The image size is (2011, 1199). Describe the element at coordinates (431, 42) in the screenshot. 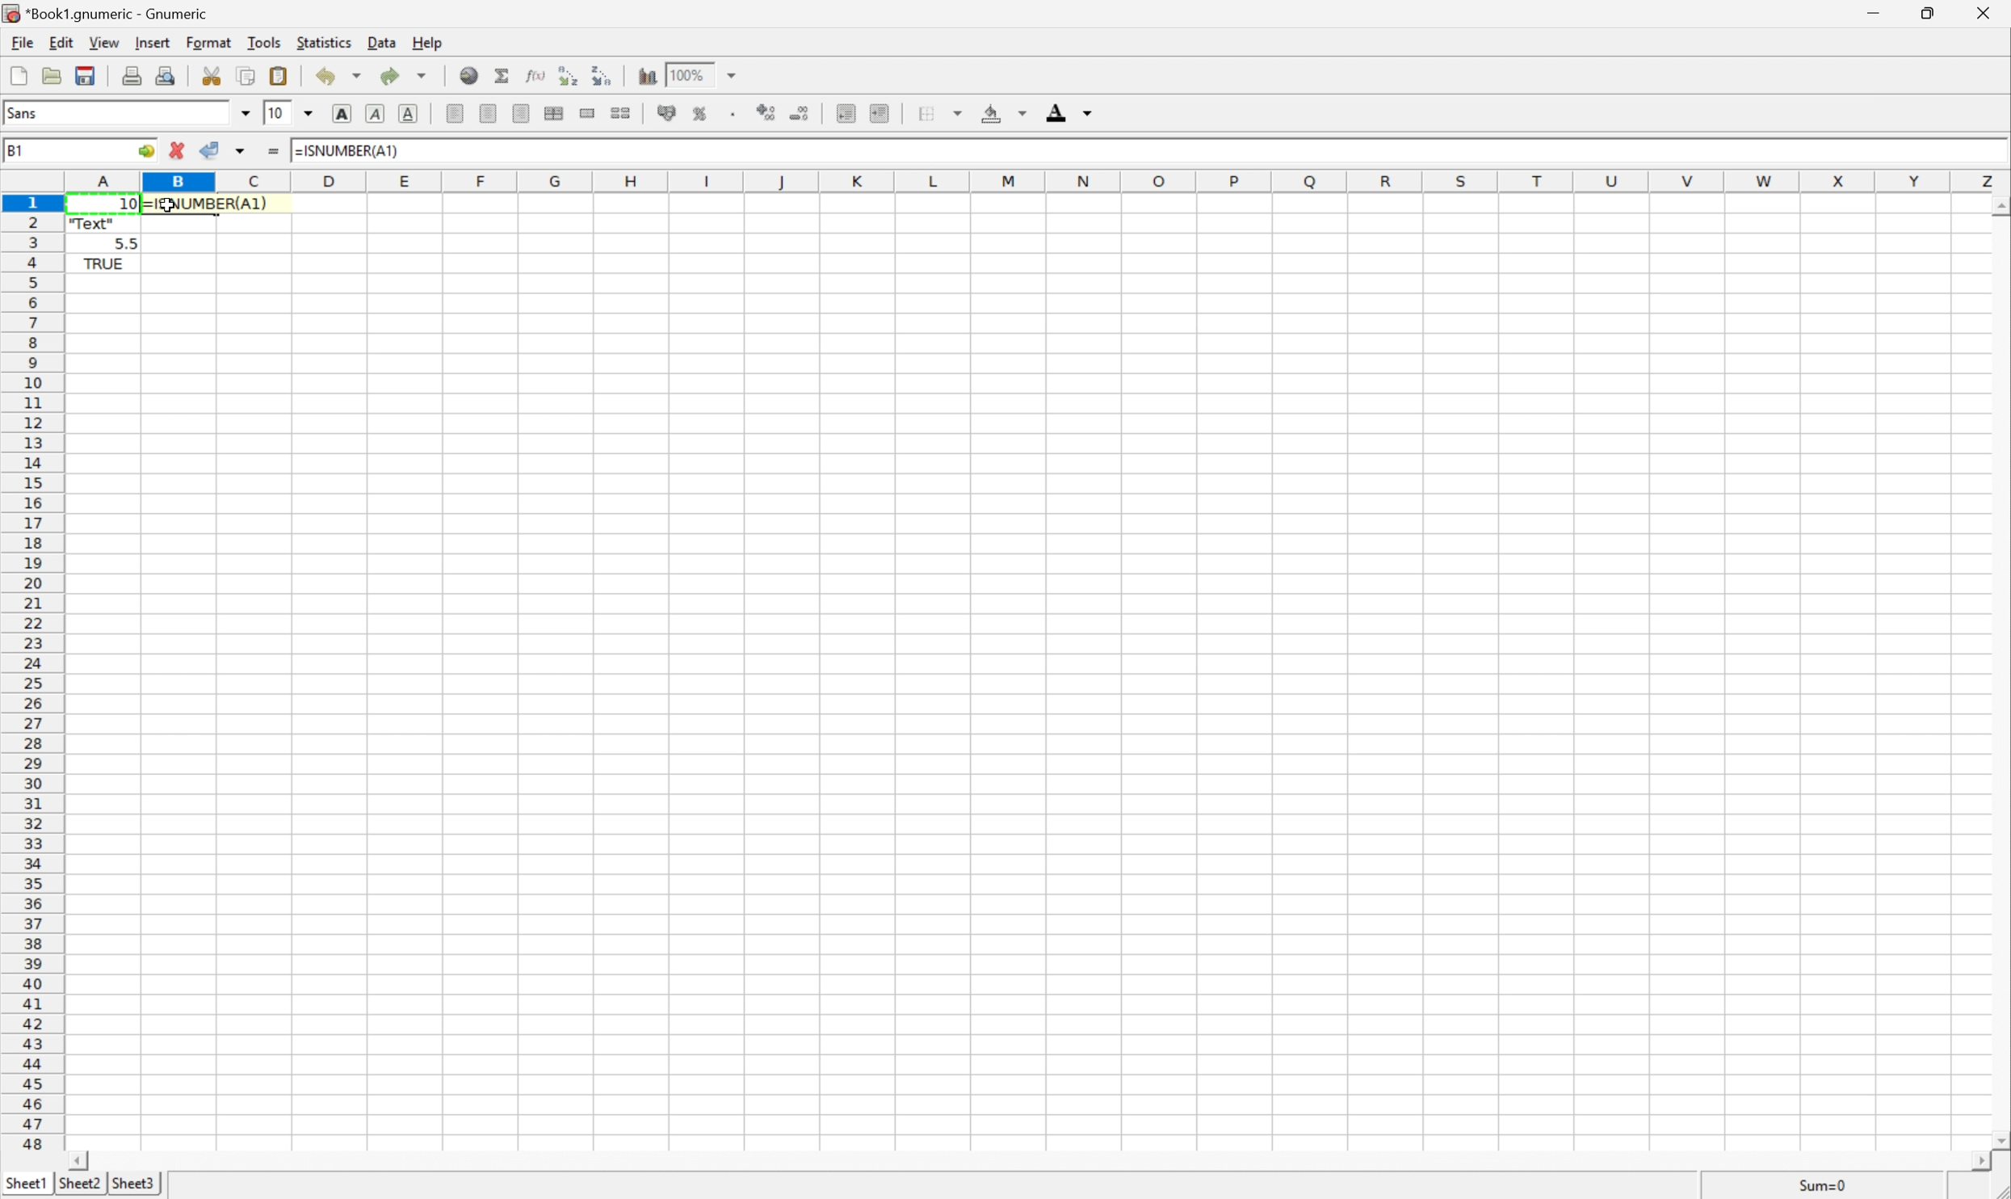

I see `Help` at that location.